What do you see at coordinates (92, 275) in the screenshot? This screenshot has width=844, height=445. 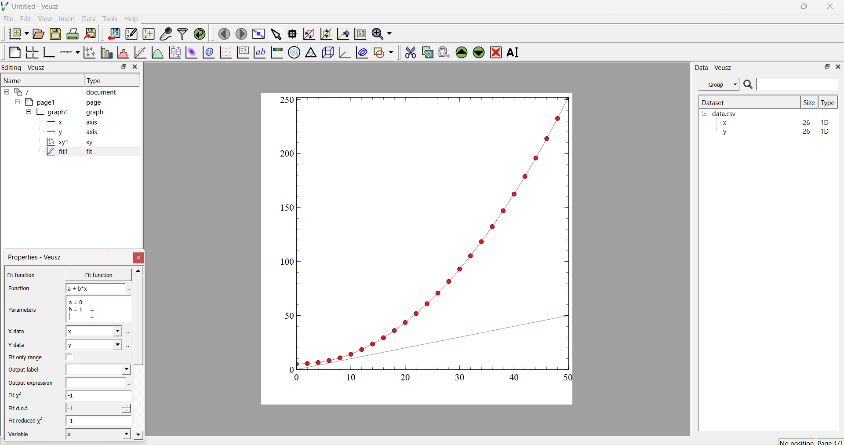 I see `x` at bounding box center [92, 275].